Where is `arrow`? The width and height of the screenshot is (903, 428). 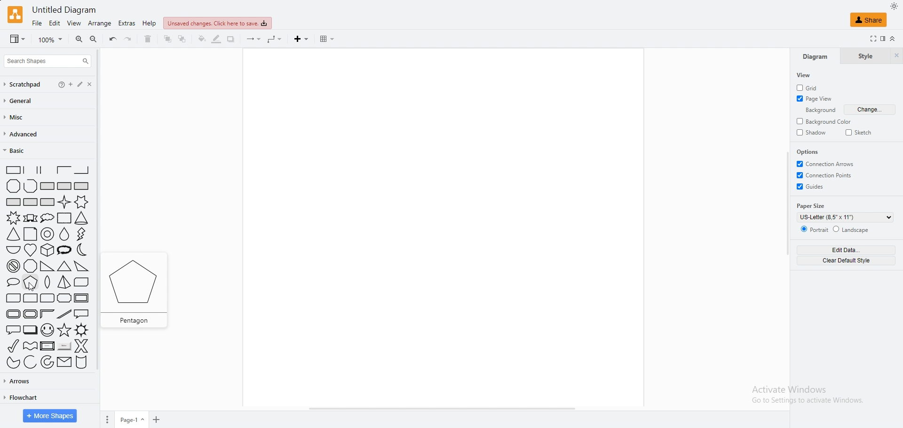
arrow is located at coordinates (253, 40).